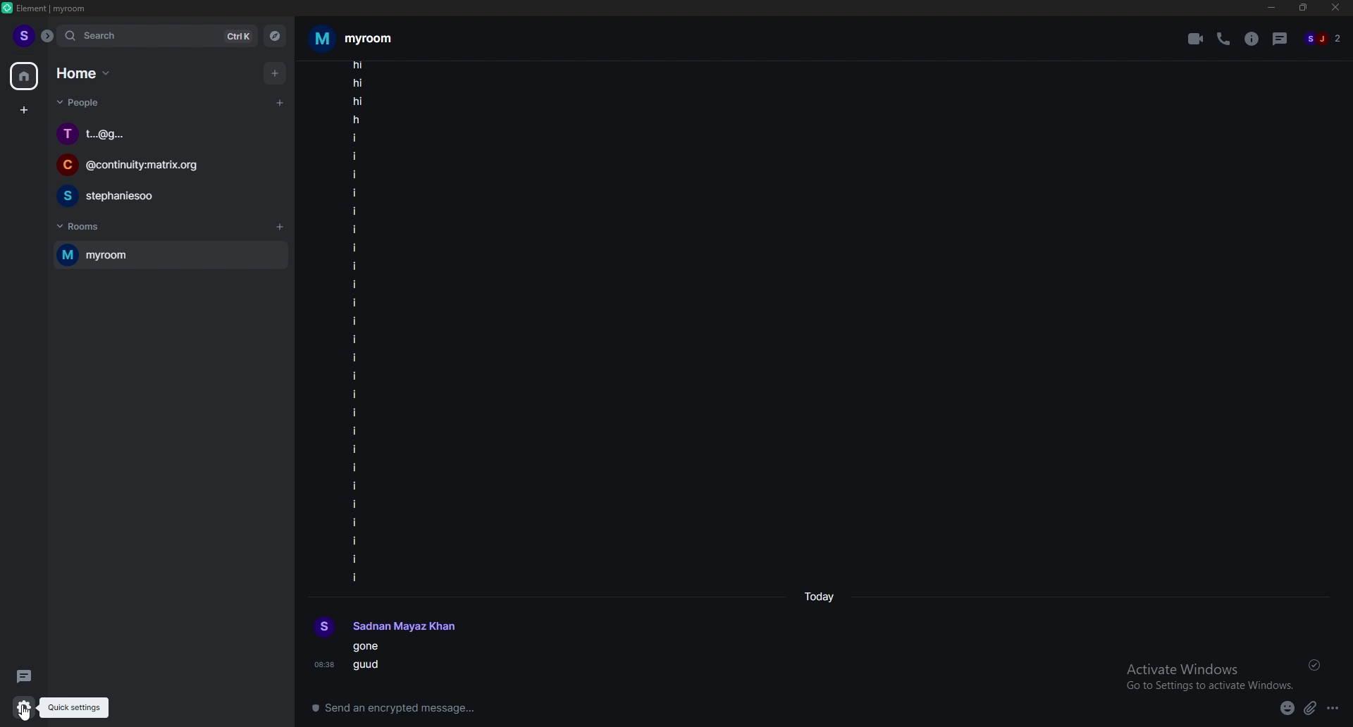 The height and width of the screenshot is (727, 1353). What do you see at coordinates (1194, 39) in the screenshot?
I see `video call` at bounding box center [1194, 39].